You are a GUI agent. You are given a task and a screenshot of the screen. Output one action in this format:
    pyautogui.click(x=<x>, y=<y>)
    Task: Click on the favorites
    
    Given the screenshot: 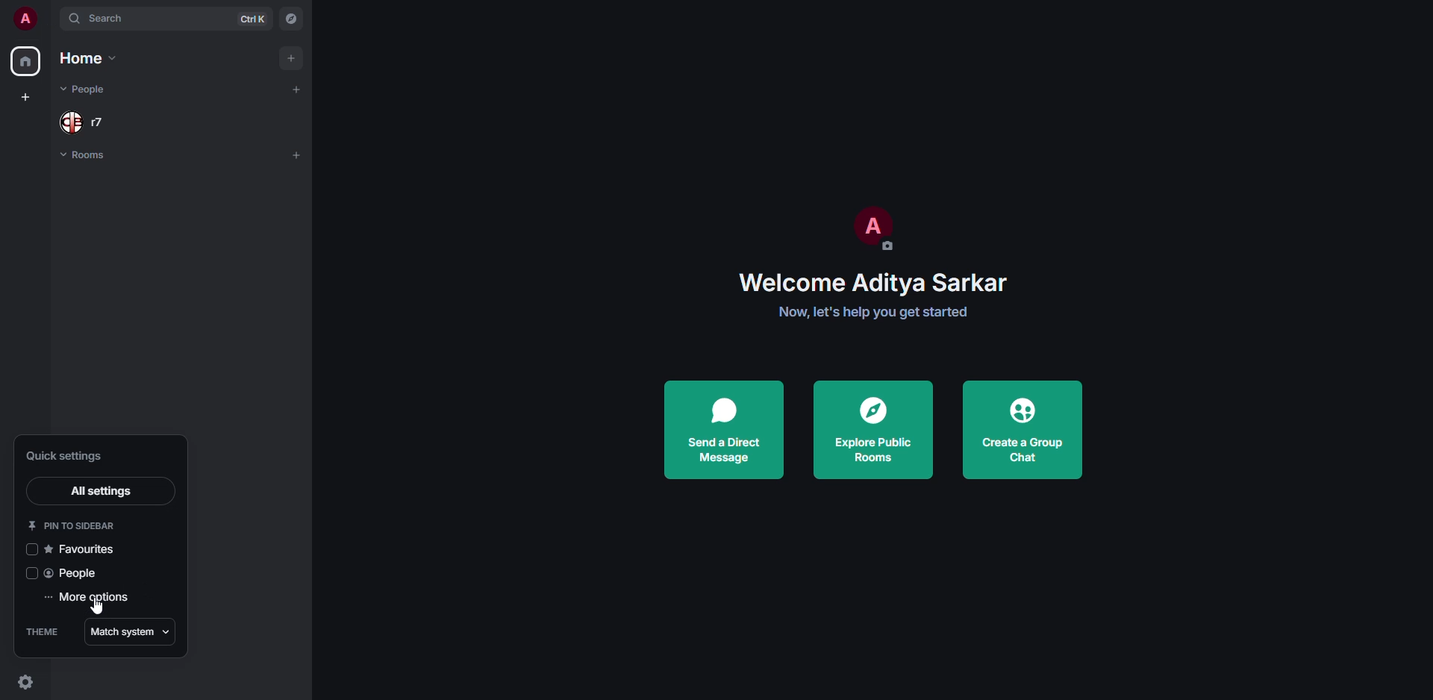 What is the action you would take?
    pyautogui.click(x=82, y=548)
    